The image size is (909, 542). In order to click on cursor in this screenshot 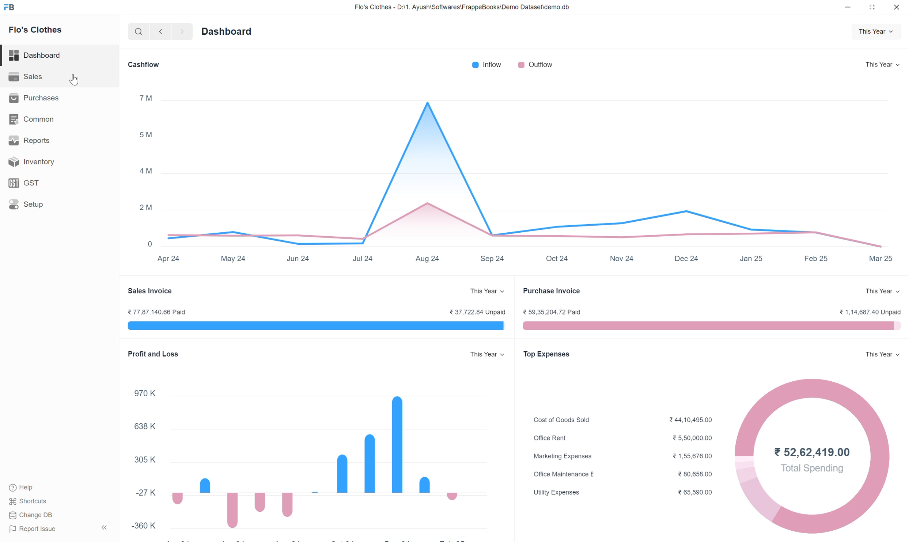, I will do `click(76, 80)`.